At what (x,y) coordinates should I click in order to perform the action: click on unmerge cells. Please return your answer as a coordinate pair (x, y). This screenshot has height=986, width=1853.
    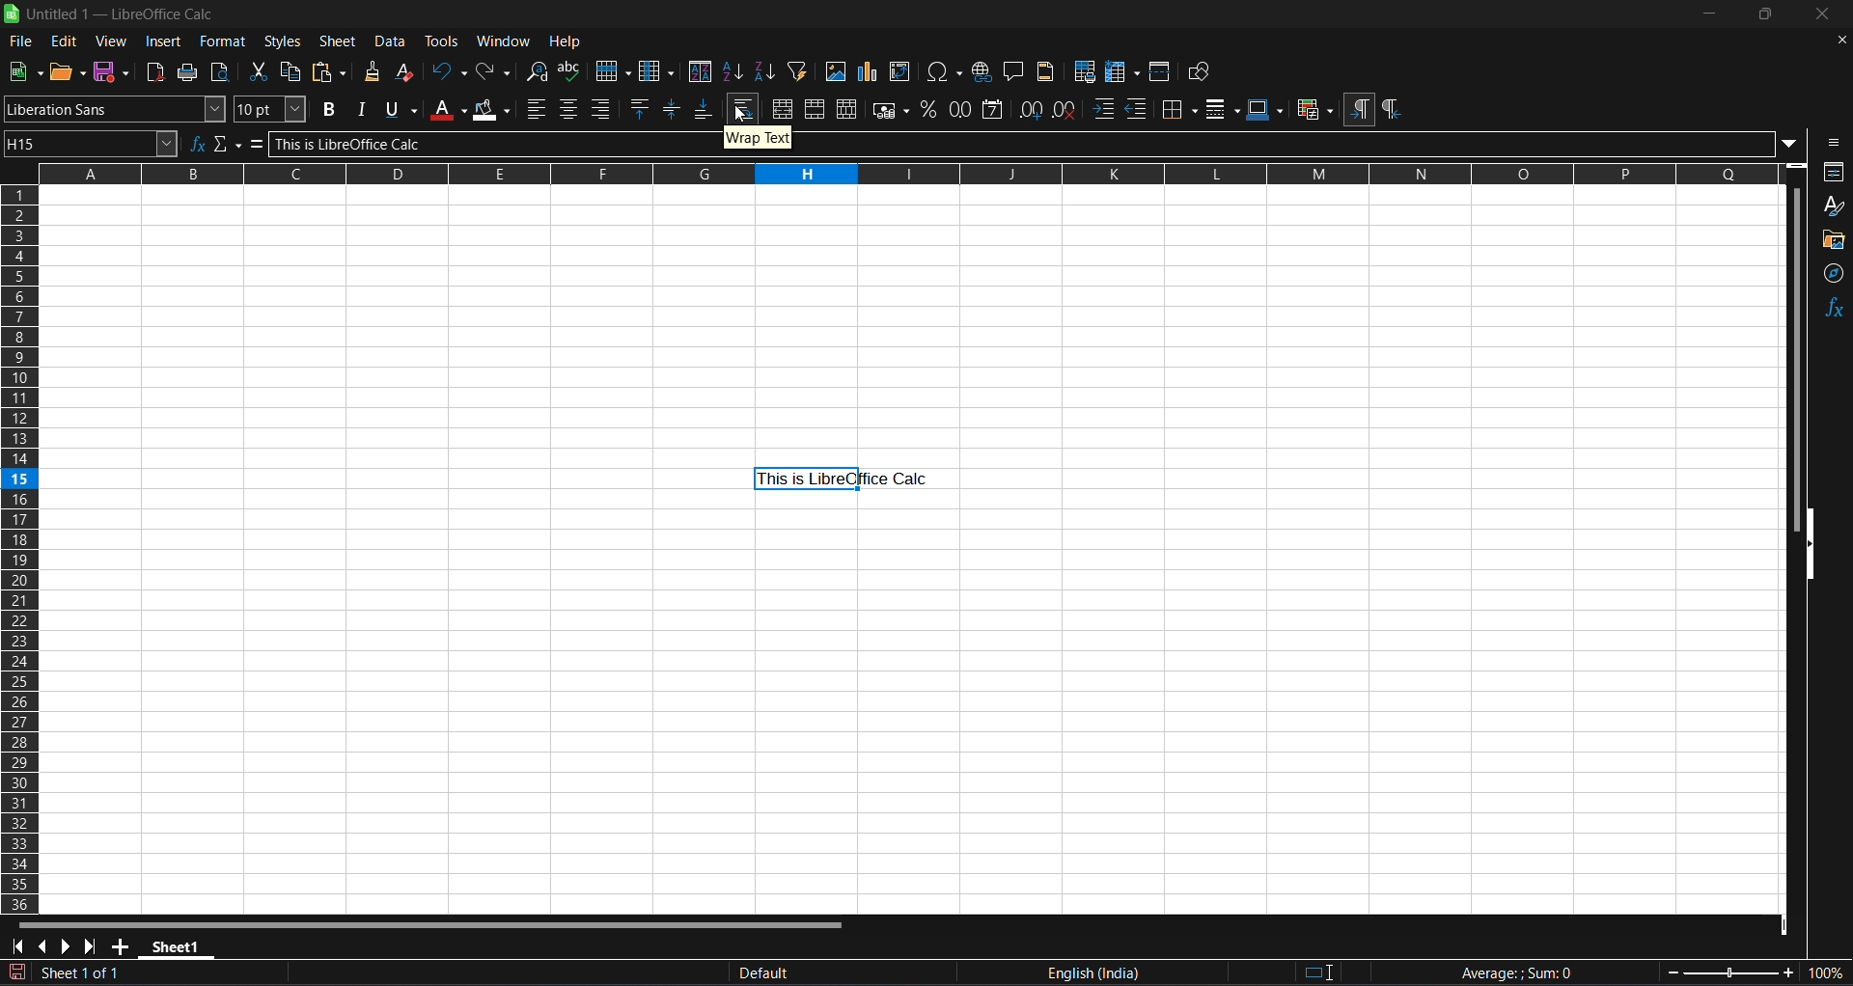
    Looking at the image, I should click on (847, 109).